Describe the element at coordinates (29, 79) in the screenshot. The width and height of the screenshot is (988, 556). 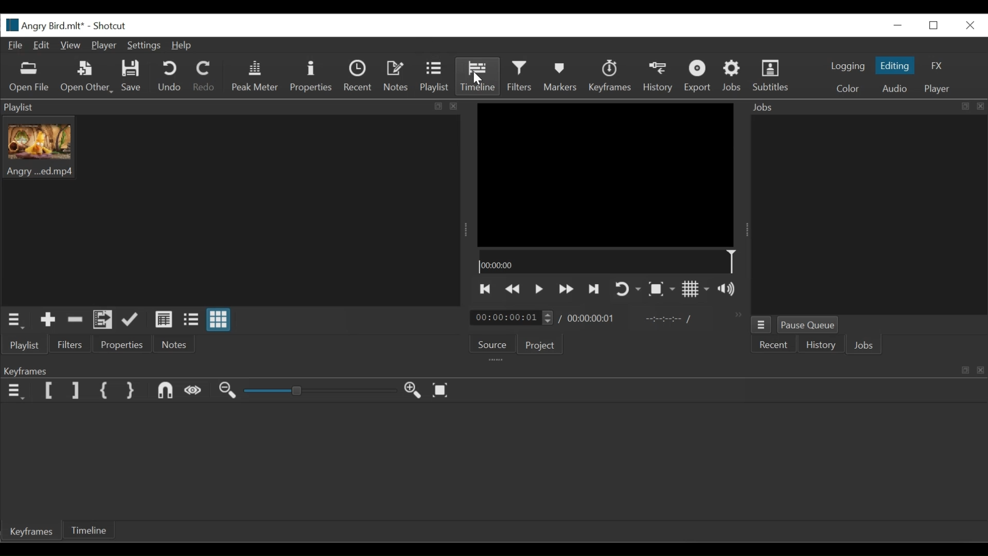
I see `Open File` at that location.